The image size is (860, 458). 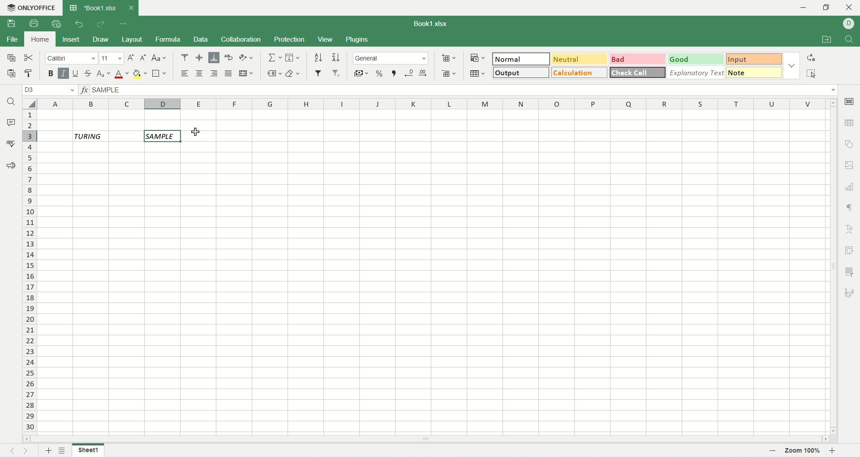 I want to click on vertical scroll, so click(x=834, y=267).